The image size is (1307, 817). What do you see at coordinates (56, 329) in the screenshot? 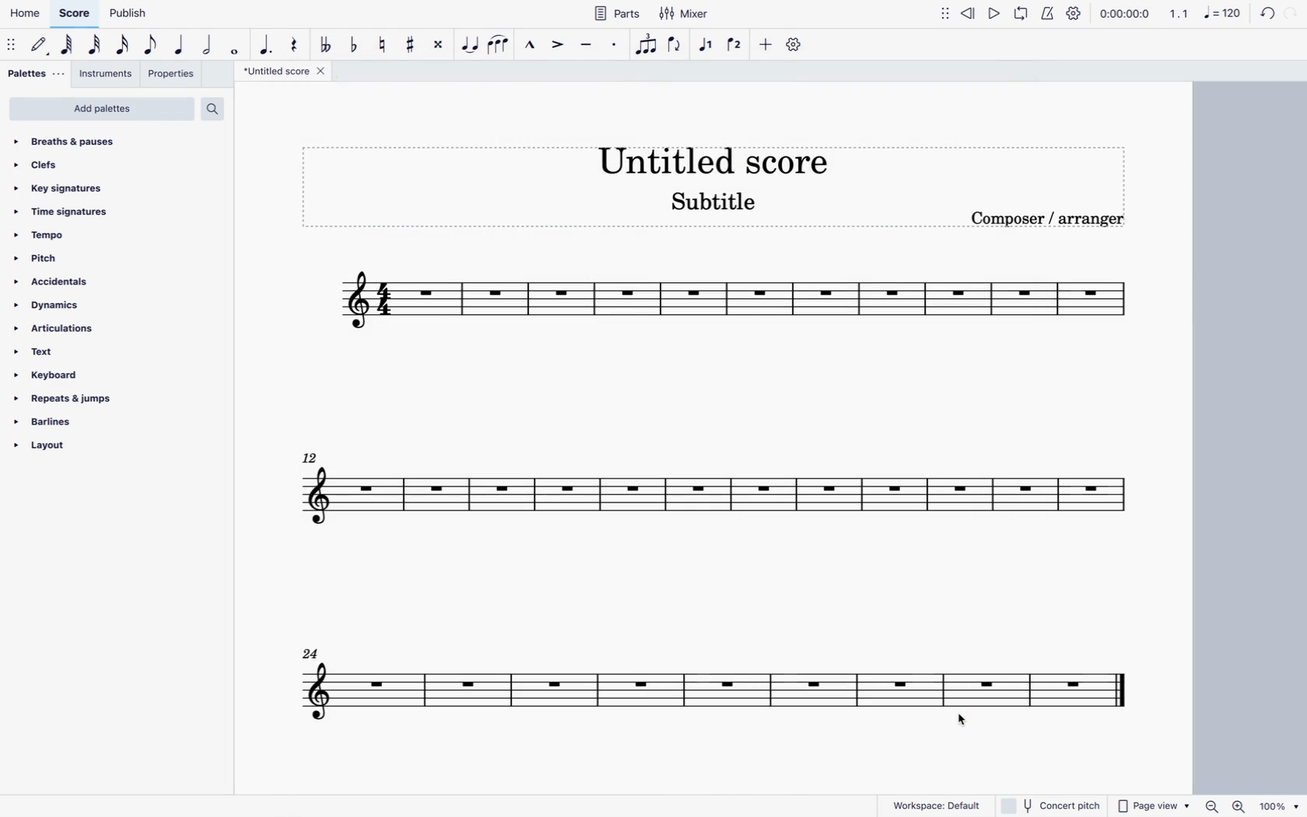
I see `articulations` at bounding box center [56, 329].